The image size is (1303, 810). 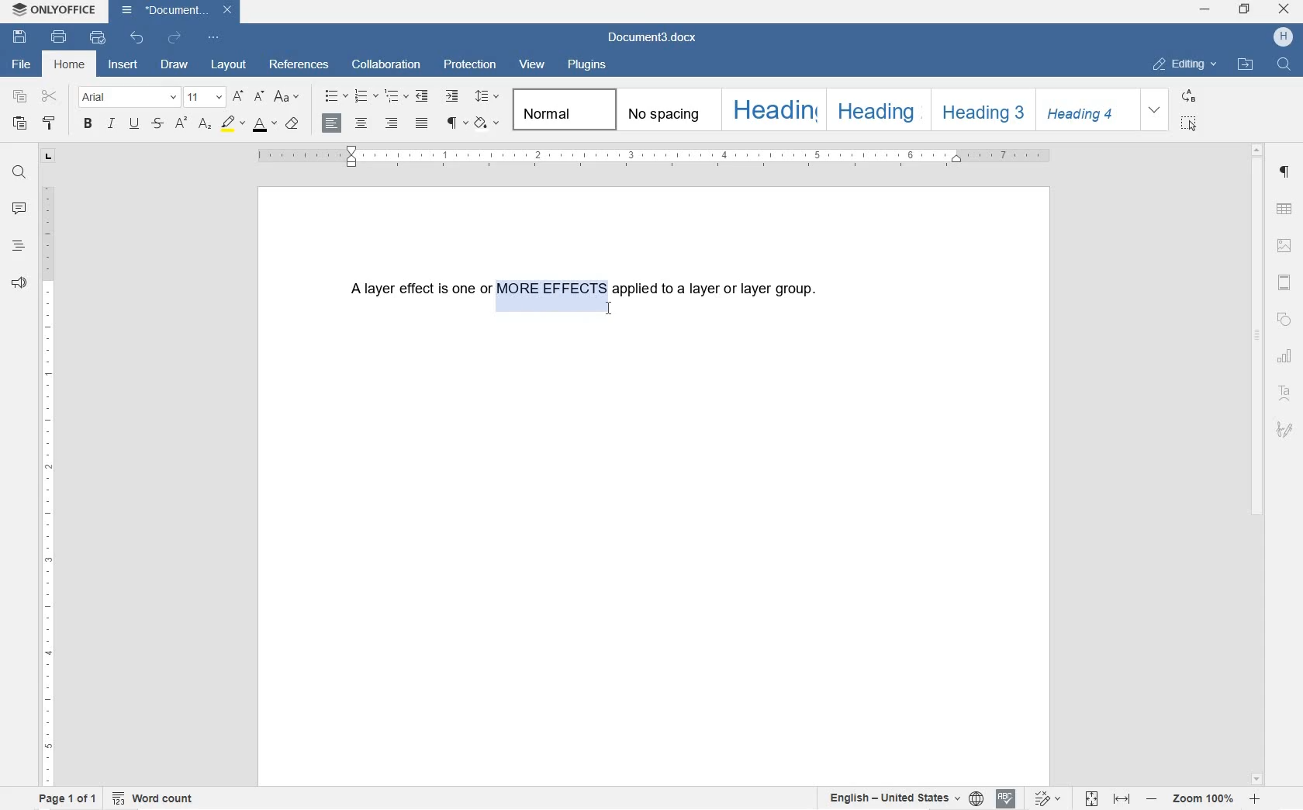 What do you see at coordinates (1157, 110) in the screenshot?
I see `EXPAND FORMATTING STYLE` at bounding box center [1157, 110].